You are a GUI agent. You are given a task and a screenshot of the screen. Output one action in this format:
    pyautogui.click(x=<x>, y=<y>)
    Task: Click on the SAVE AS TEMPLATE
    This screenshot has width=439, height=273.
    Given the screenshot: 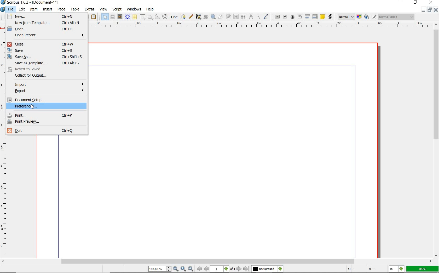 What is the action you would take?
    pyautogui.click(x=48, y=63)
    